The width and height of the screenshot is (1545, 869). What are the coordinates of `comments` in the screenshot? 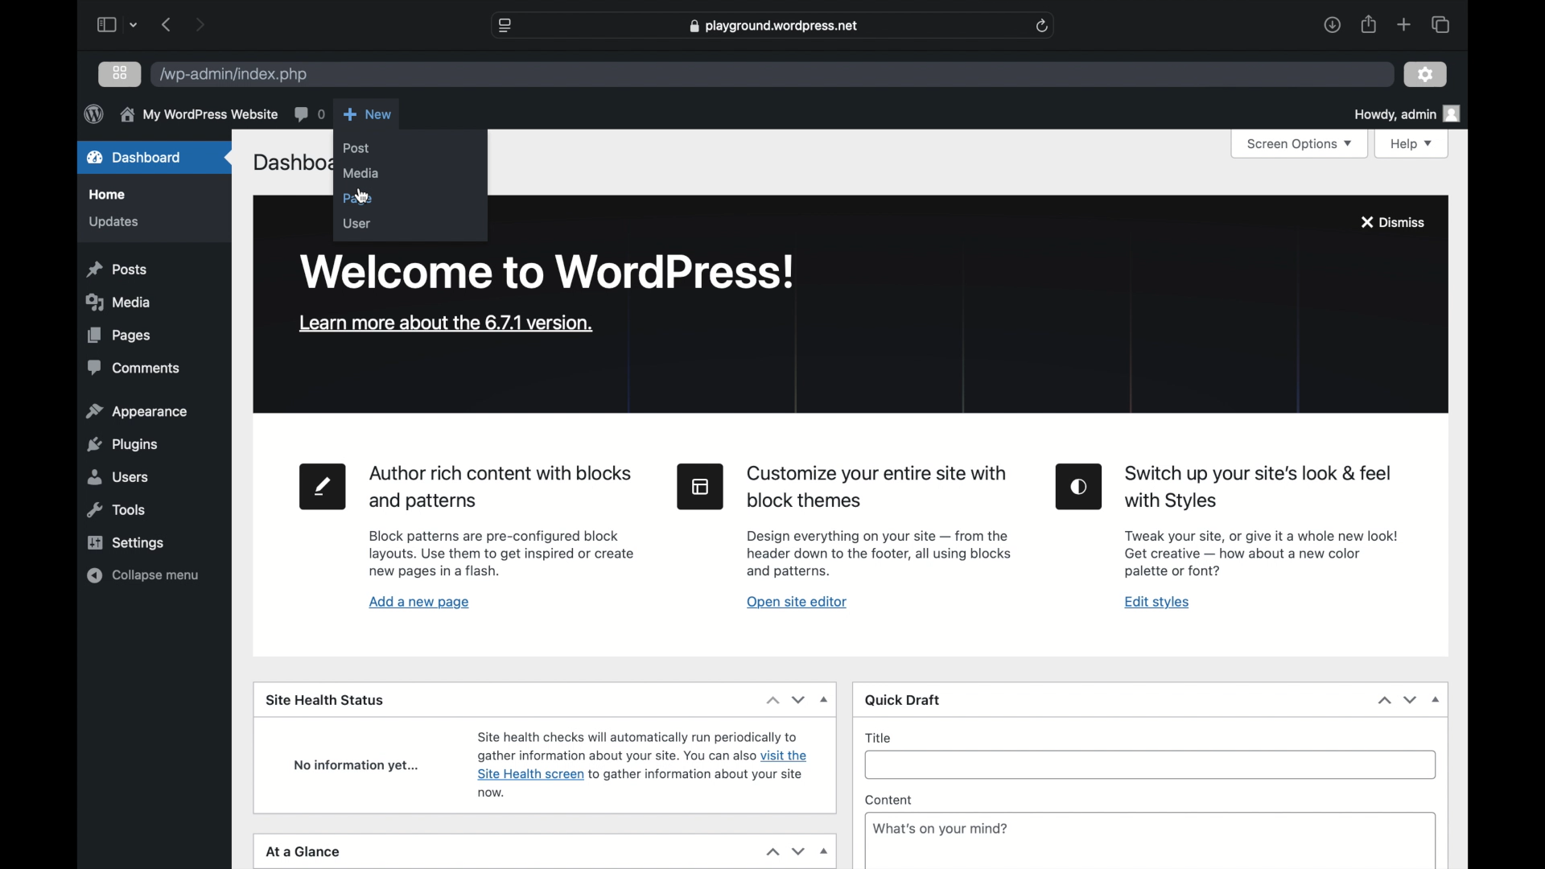 It's located at (135, 368).